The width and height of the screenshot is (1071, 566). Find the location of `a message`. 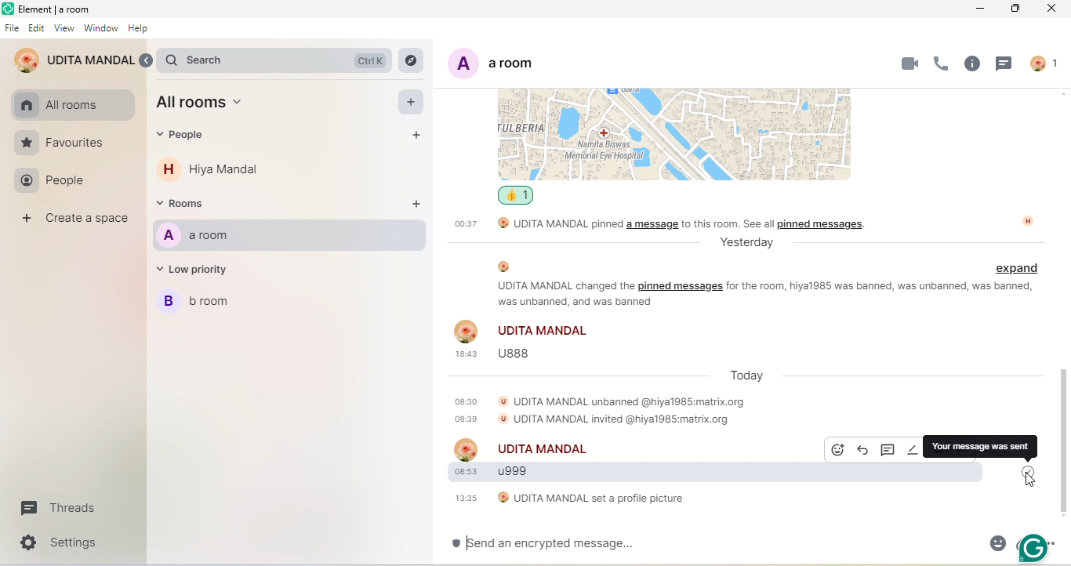

a message is located at coordinates (653, 225).